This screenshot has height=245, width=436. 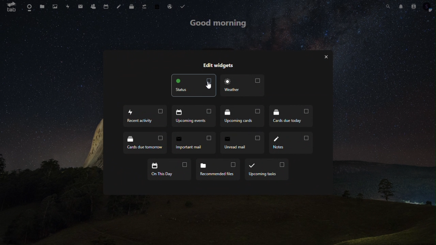 What do you see at coordinates (429, 6) in the screenshot?
I see `account` at bounding box center [429, 6].